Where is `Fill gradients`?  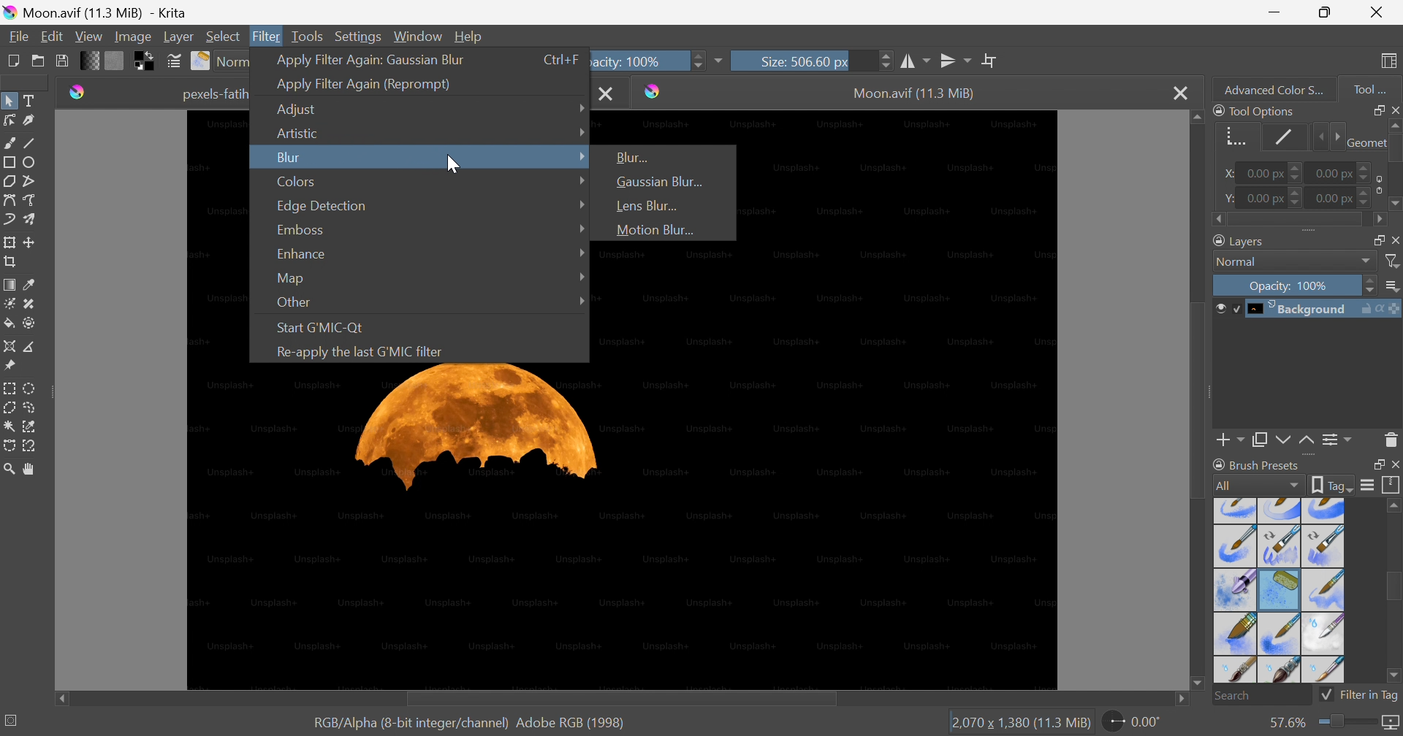 Fill gradients is located at coordinates (88, 60).